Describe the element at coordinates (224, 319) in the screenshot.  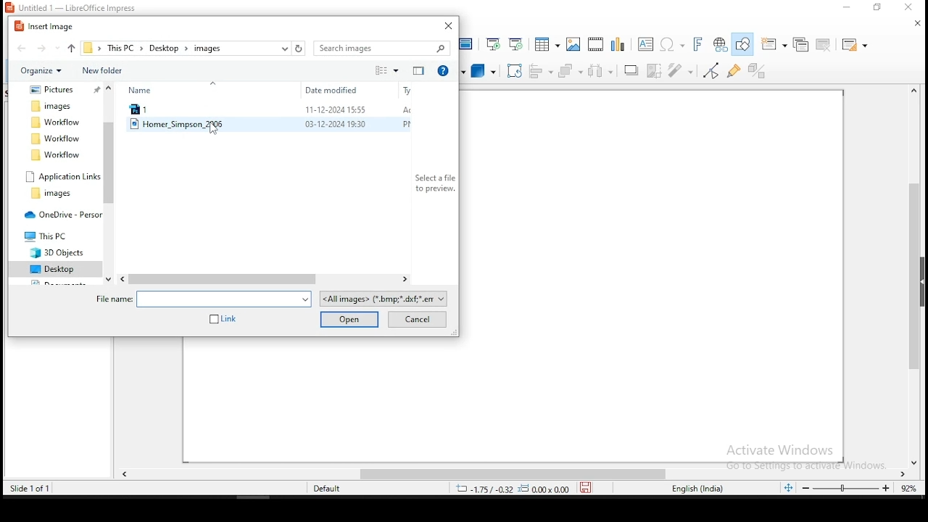
I see `link` at that location.